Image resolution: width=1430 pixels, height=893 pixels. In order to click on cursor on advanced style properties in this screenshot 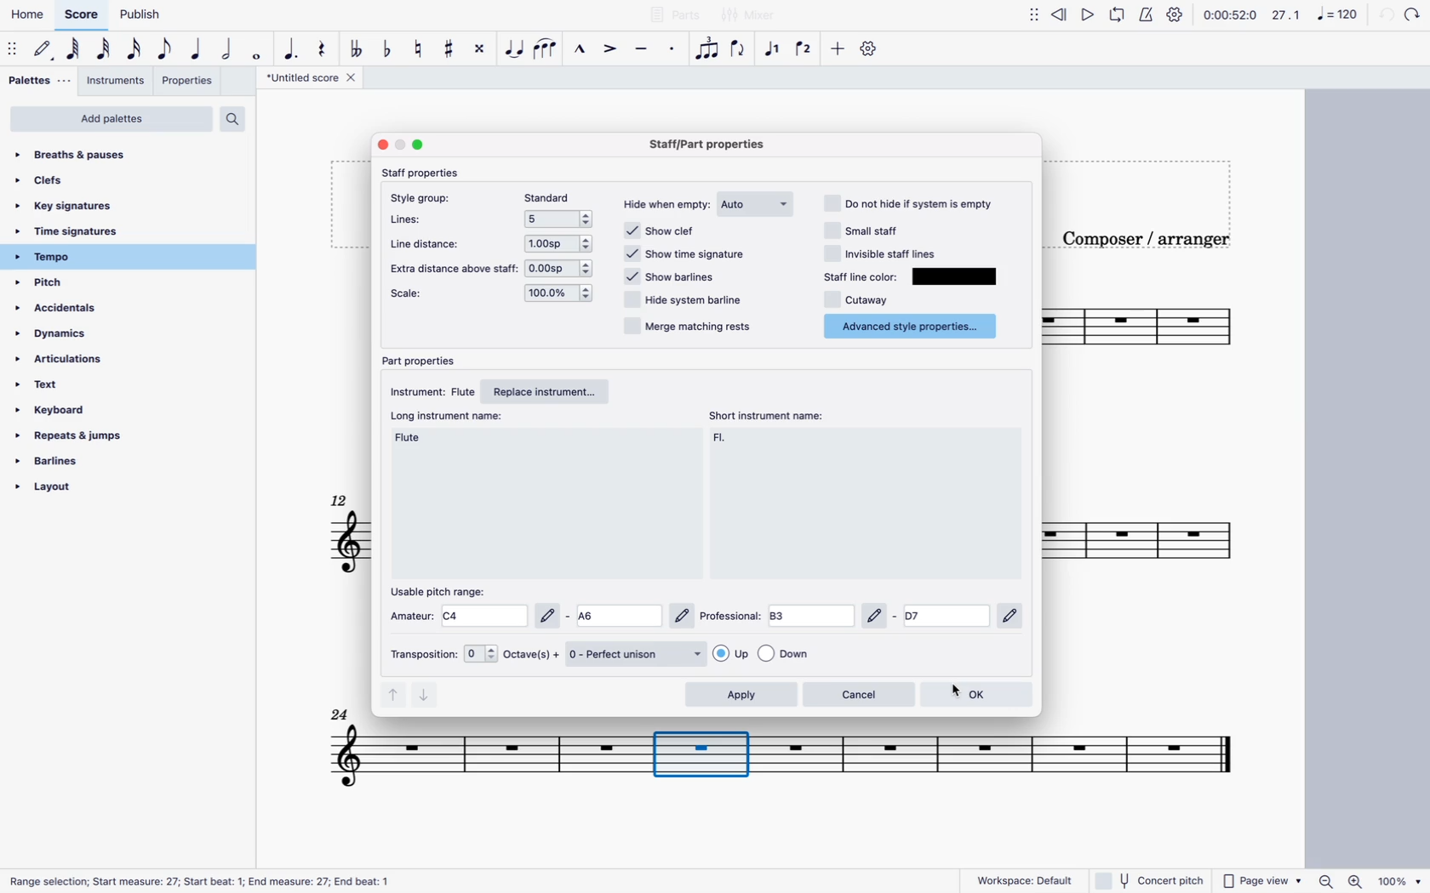, I will do `click(906, 335)`.